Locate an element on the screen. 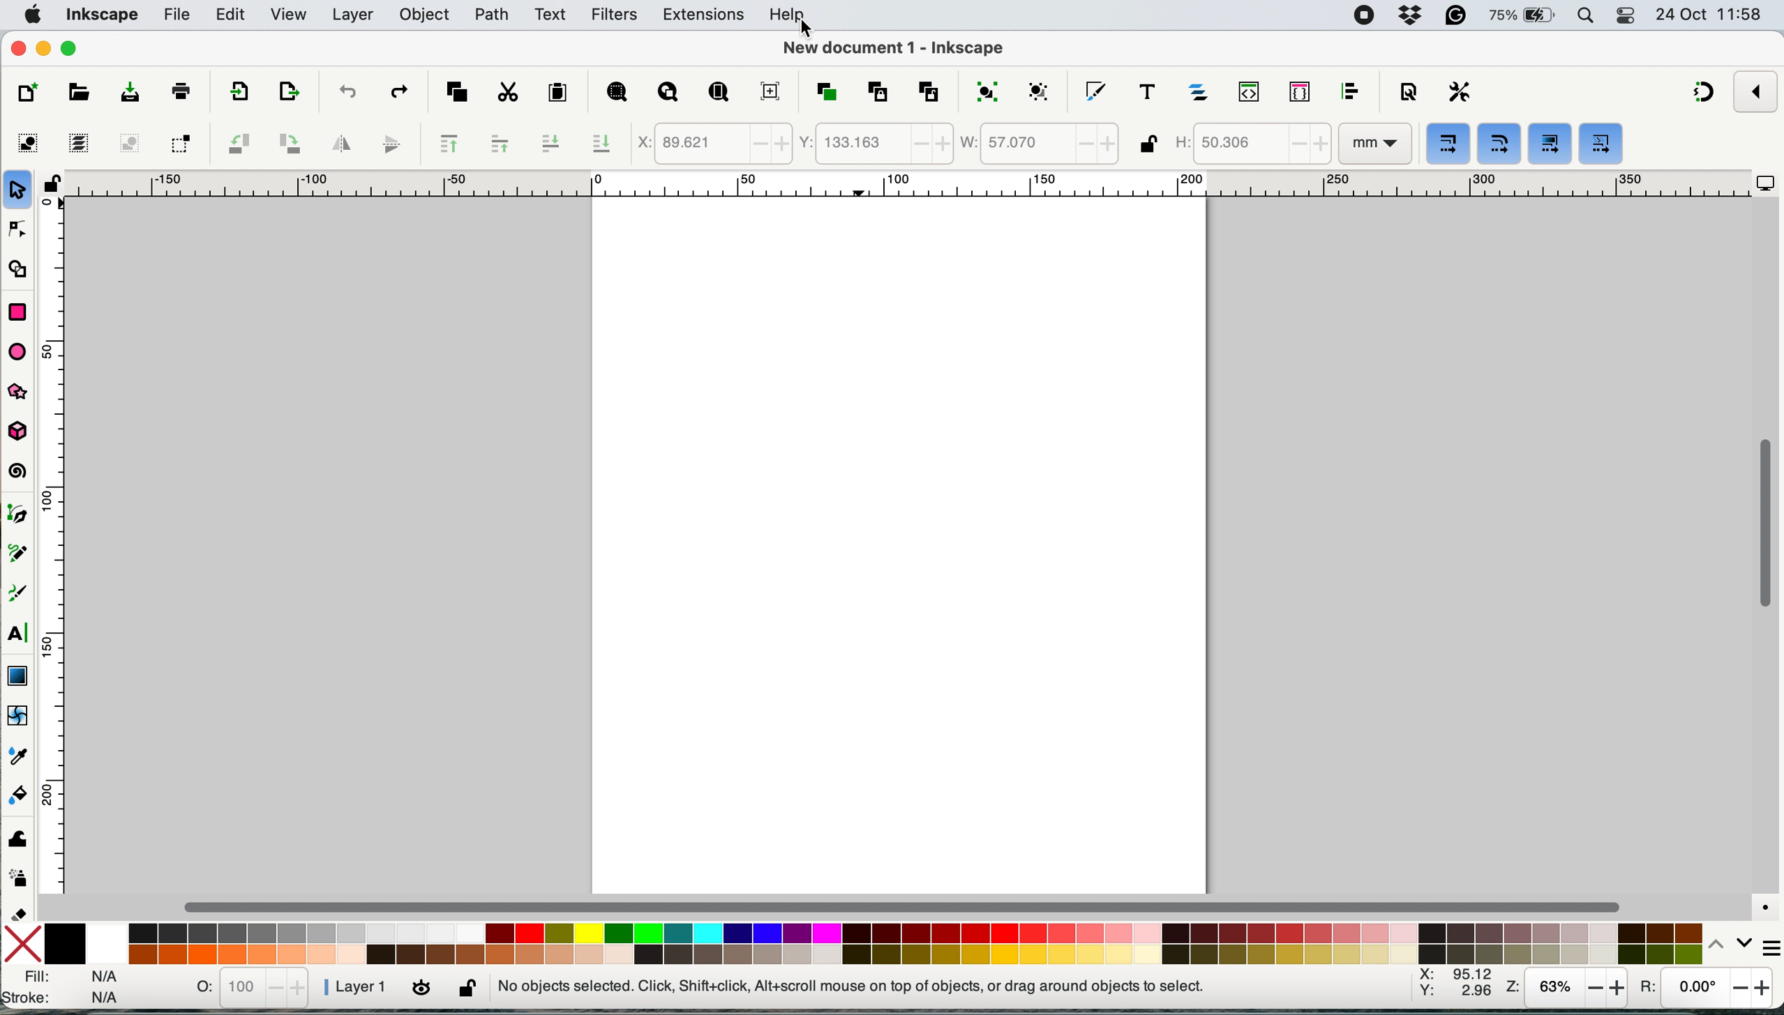 Image resolution: width=1784 pixels, height=1015 pixels. align and distribute is located at coordinates (1351, 91).